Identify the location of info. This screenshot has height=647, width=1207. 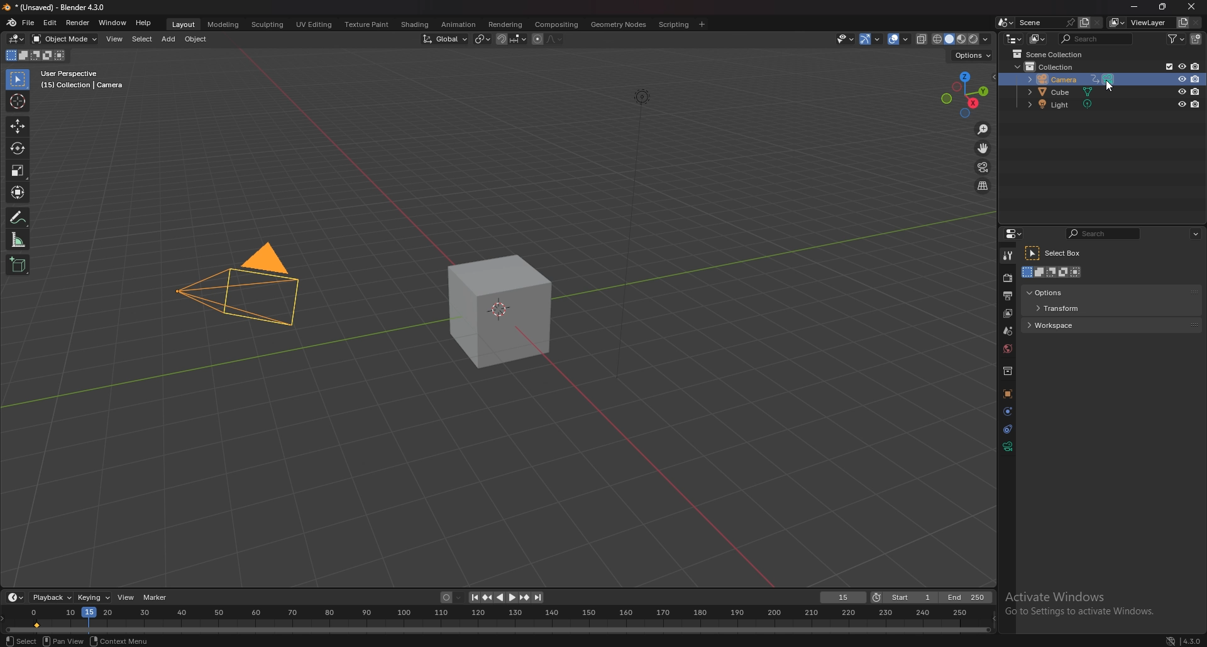
(82, 80).